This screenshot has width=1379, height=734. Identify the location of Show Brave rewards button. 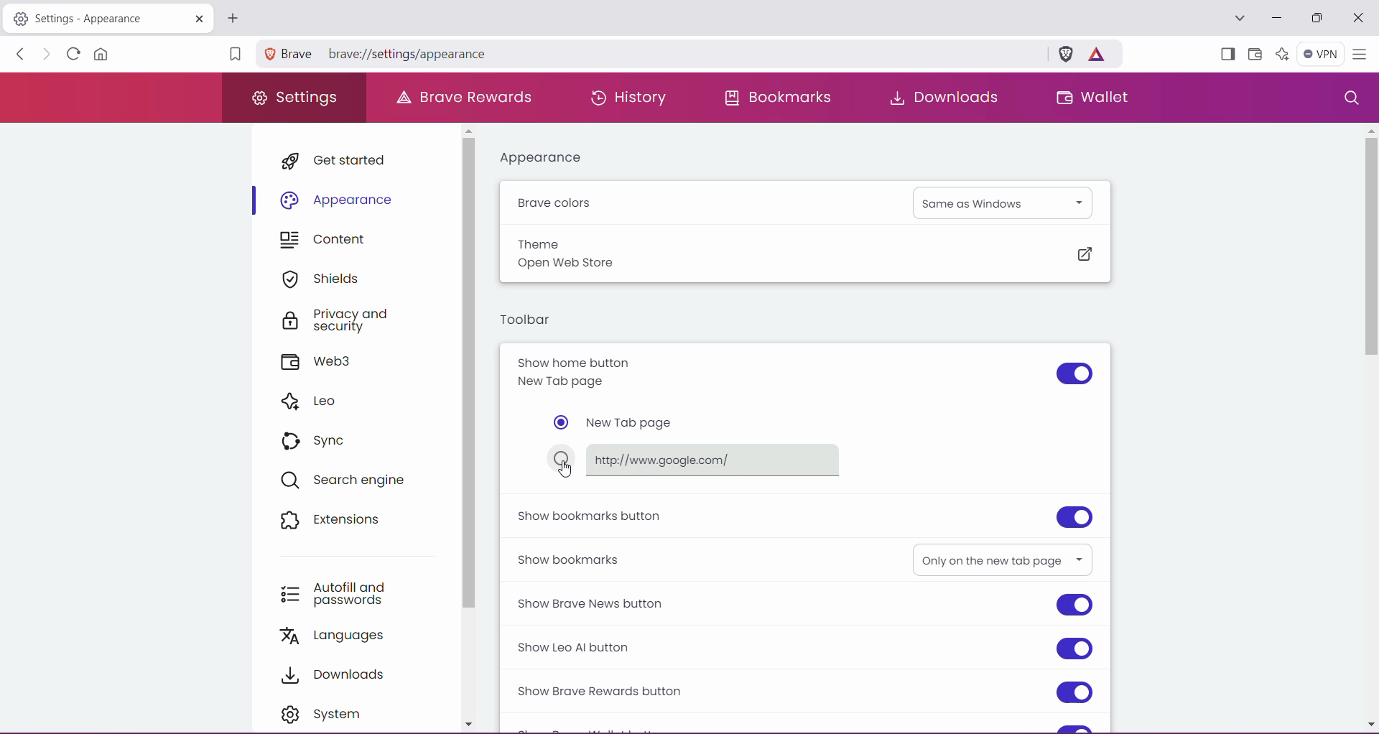
(605, 692).